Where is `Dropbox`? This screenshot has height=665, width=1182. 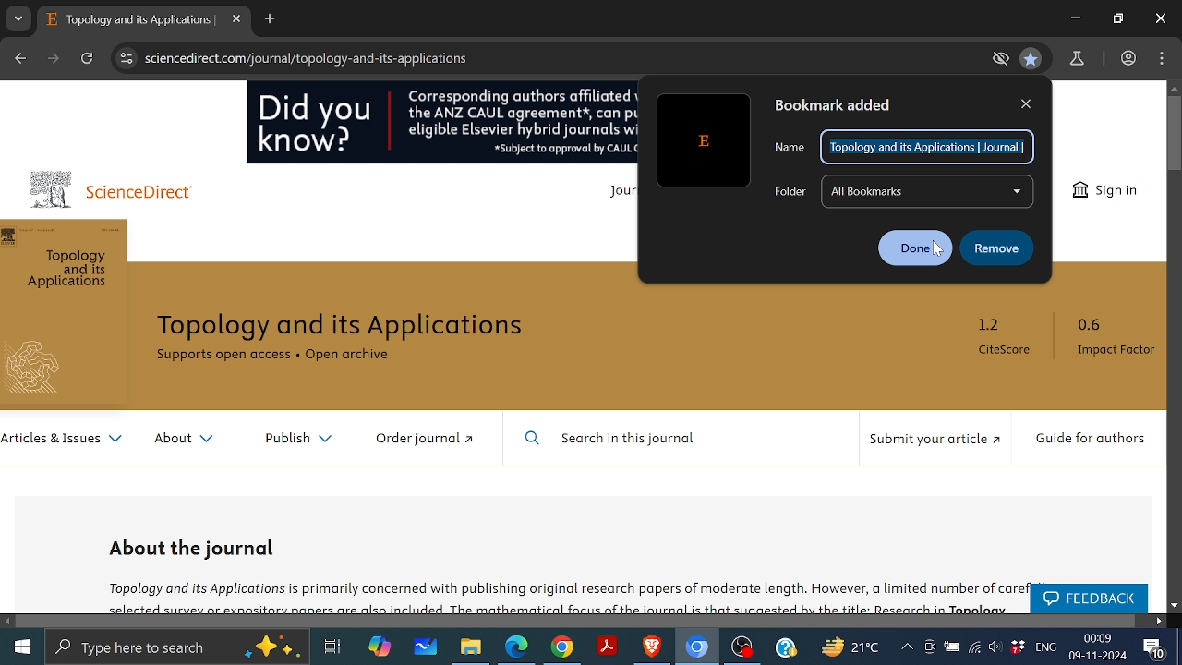
Dropbox is located at coordinates (1017, 646).